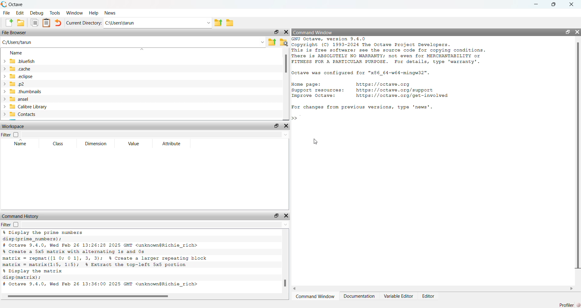 This screenshot has width=581, height=308. What do you see at coordinates (315, 143) in the screenshot?
I see `cursor` at bounding box center [315, 143].